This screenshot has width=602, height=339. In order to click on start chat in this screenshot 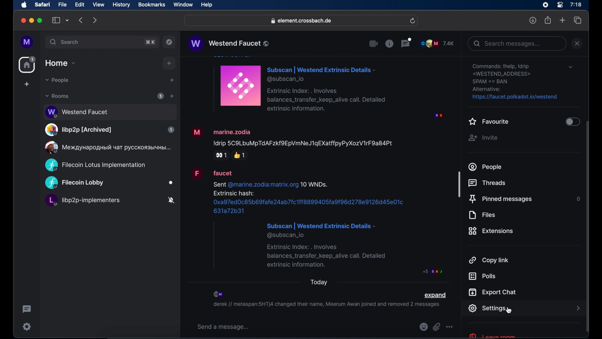, I will do `click(172, 80)`.